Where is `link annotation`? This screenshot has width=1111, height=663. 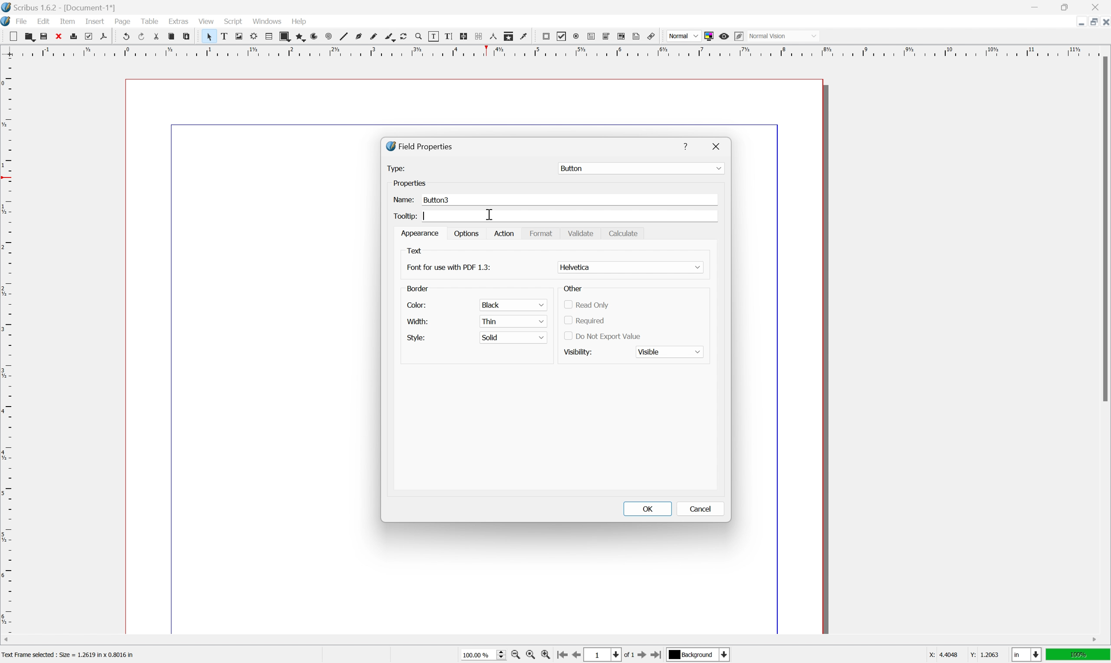
link annotation is located at coordinates (652, 37).